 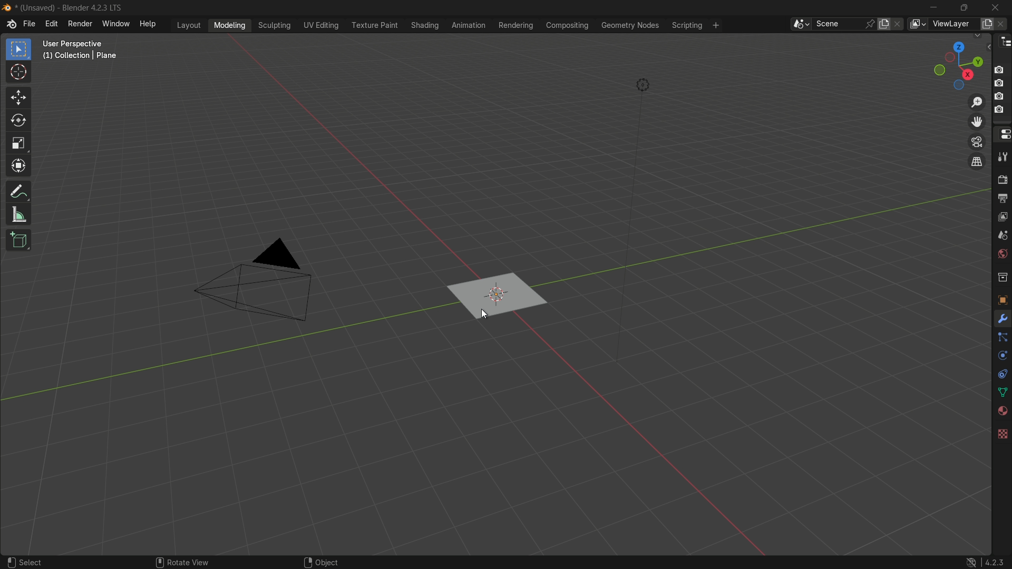 I want to click on add view layer, so click(x=986, y=24).